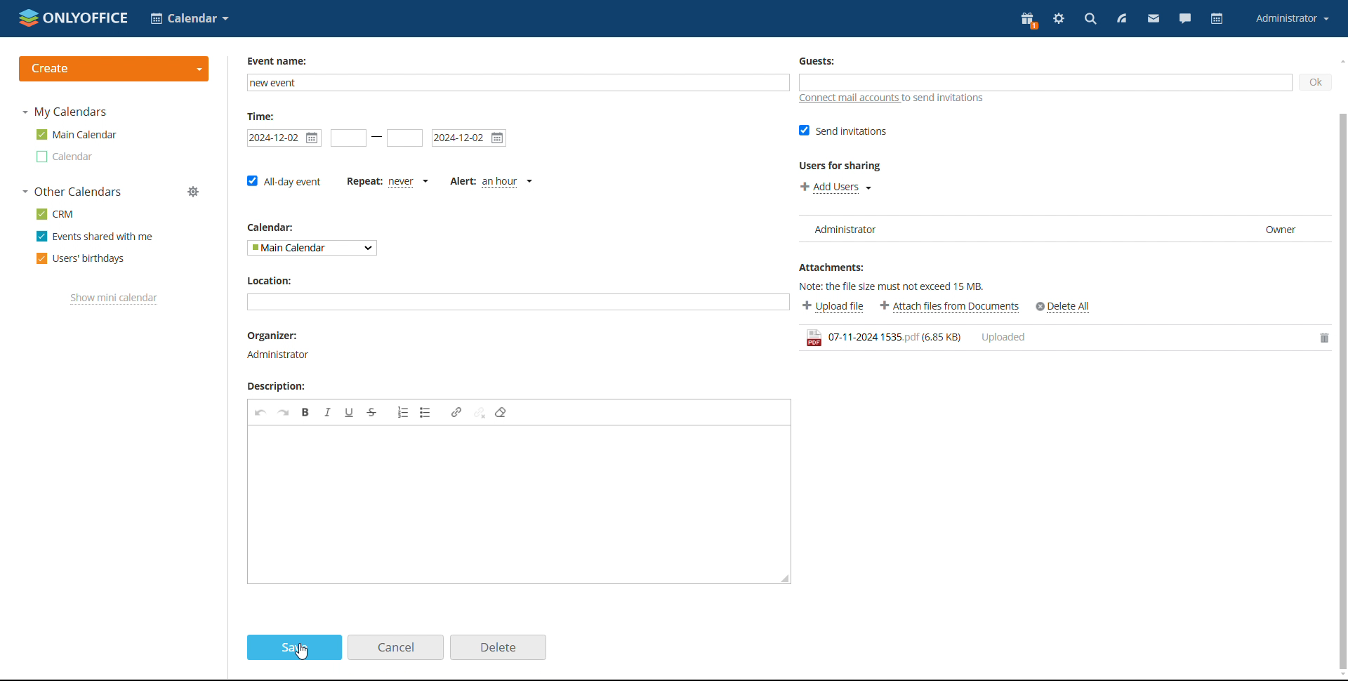  Describe the element at coordinates (523, 504) in the screenshot. I see `edit description` at that location.